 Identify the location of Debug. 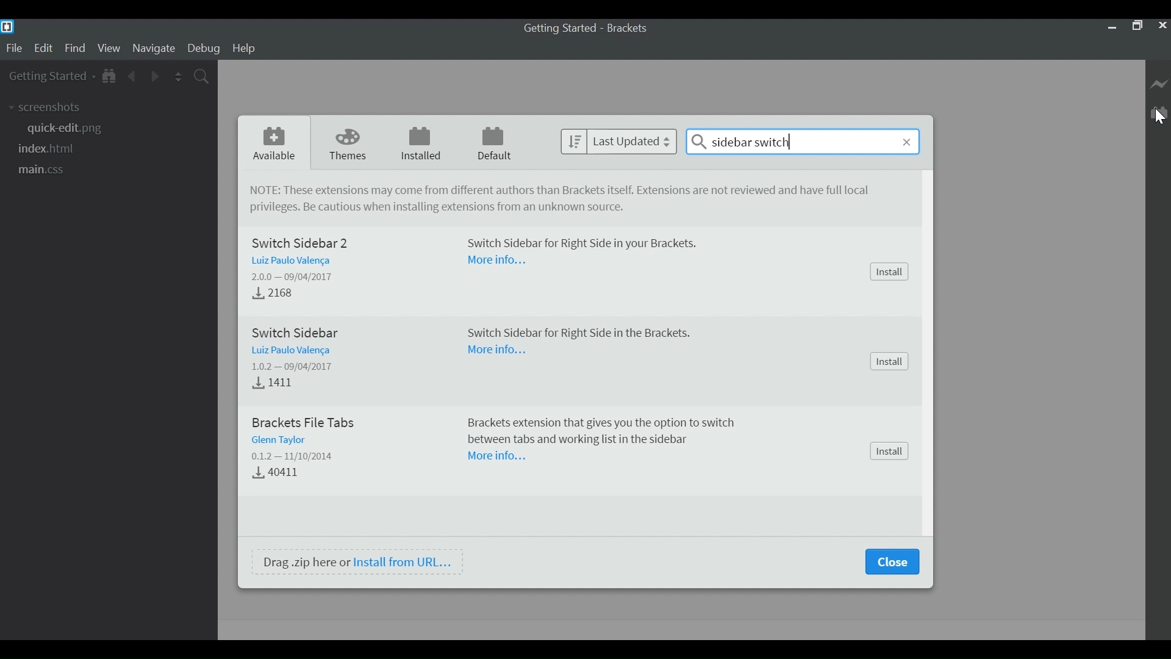
(204, 49).